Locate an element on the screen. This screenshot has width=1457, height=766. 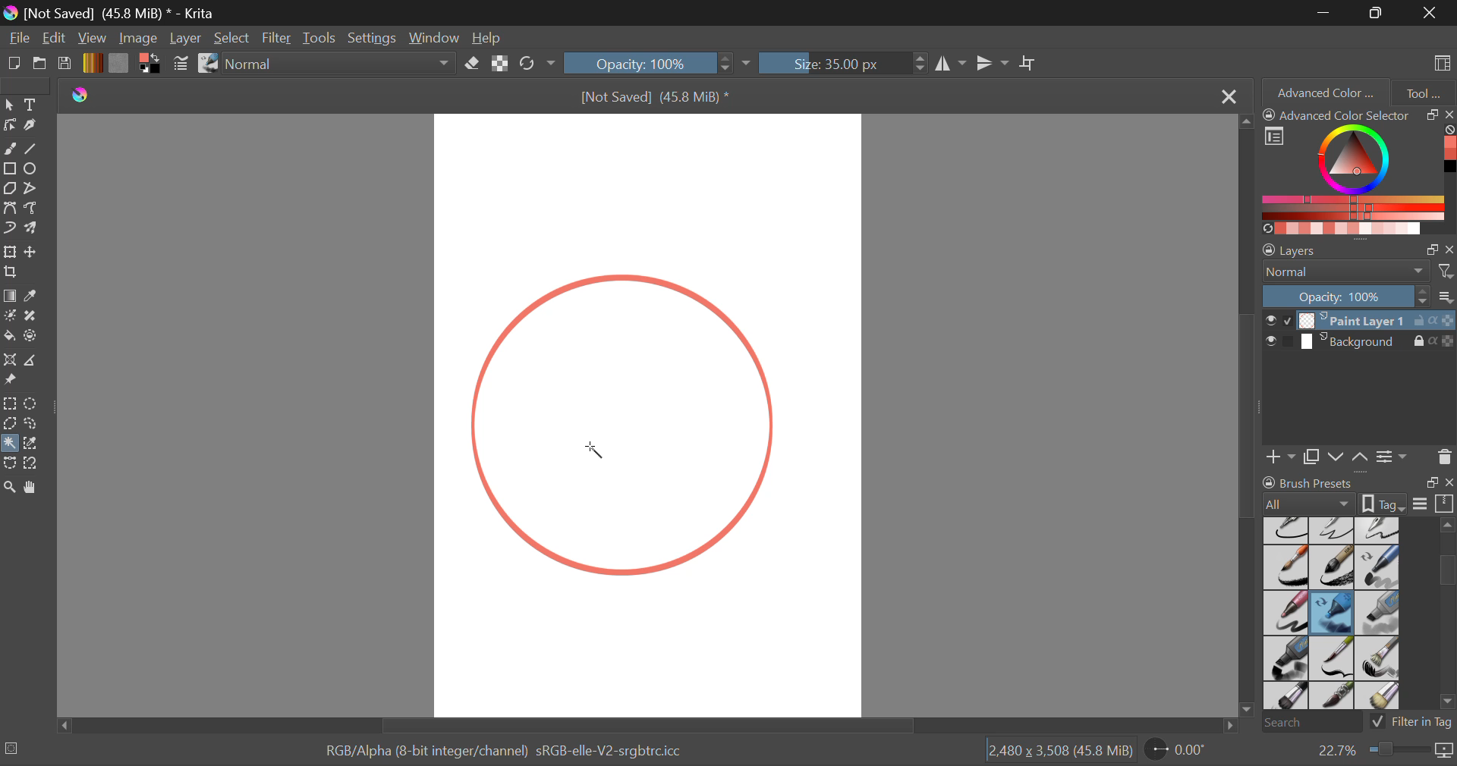
Marker Smooth is located at coordinates (1285, 613).